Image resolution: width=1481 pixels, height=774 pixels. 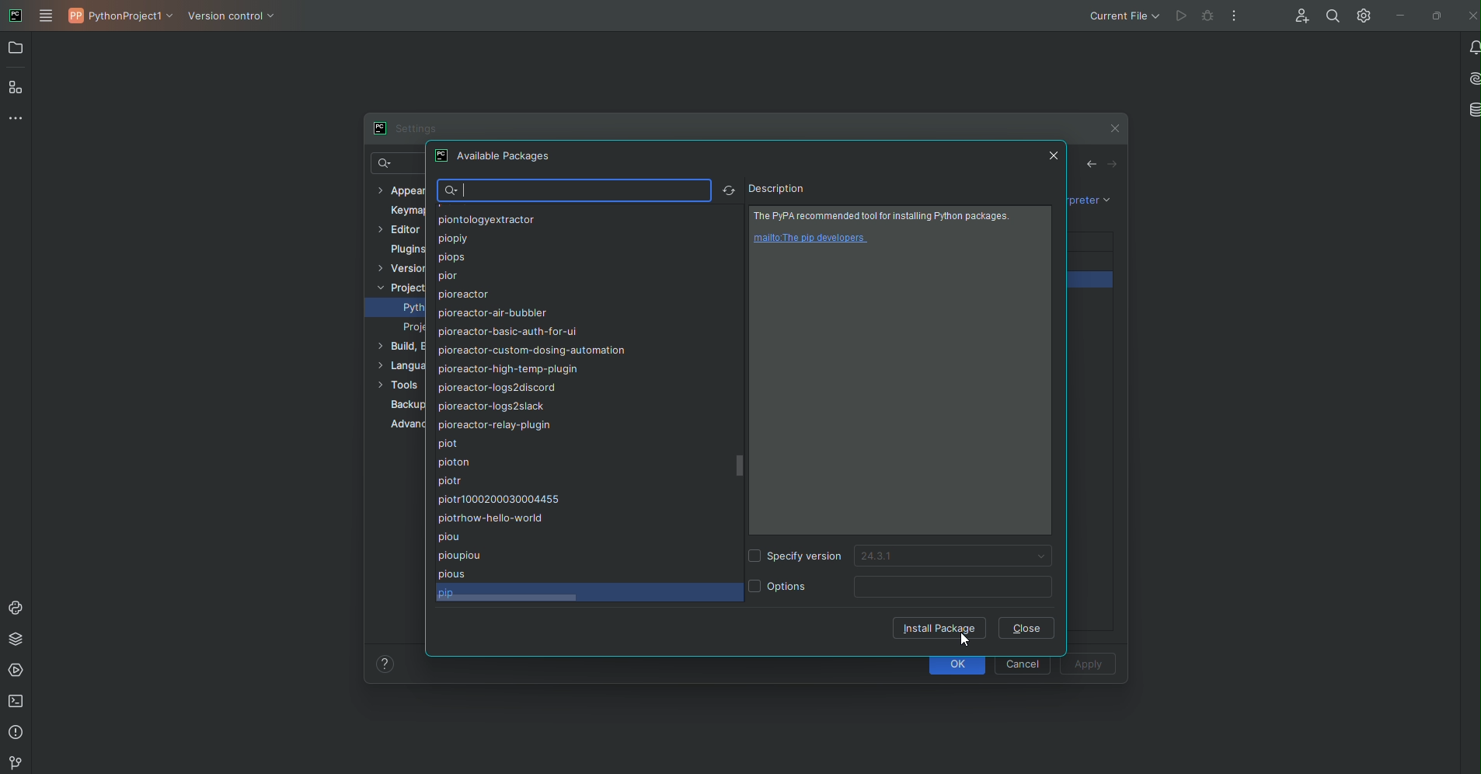 I want to click on Restore, so click(x=1437, y=16).